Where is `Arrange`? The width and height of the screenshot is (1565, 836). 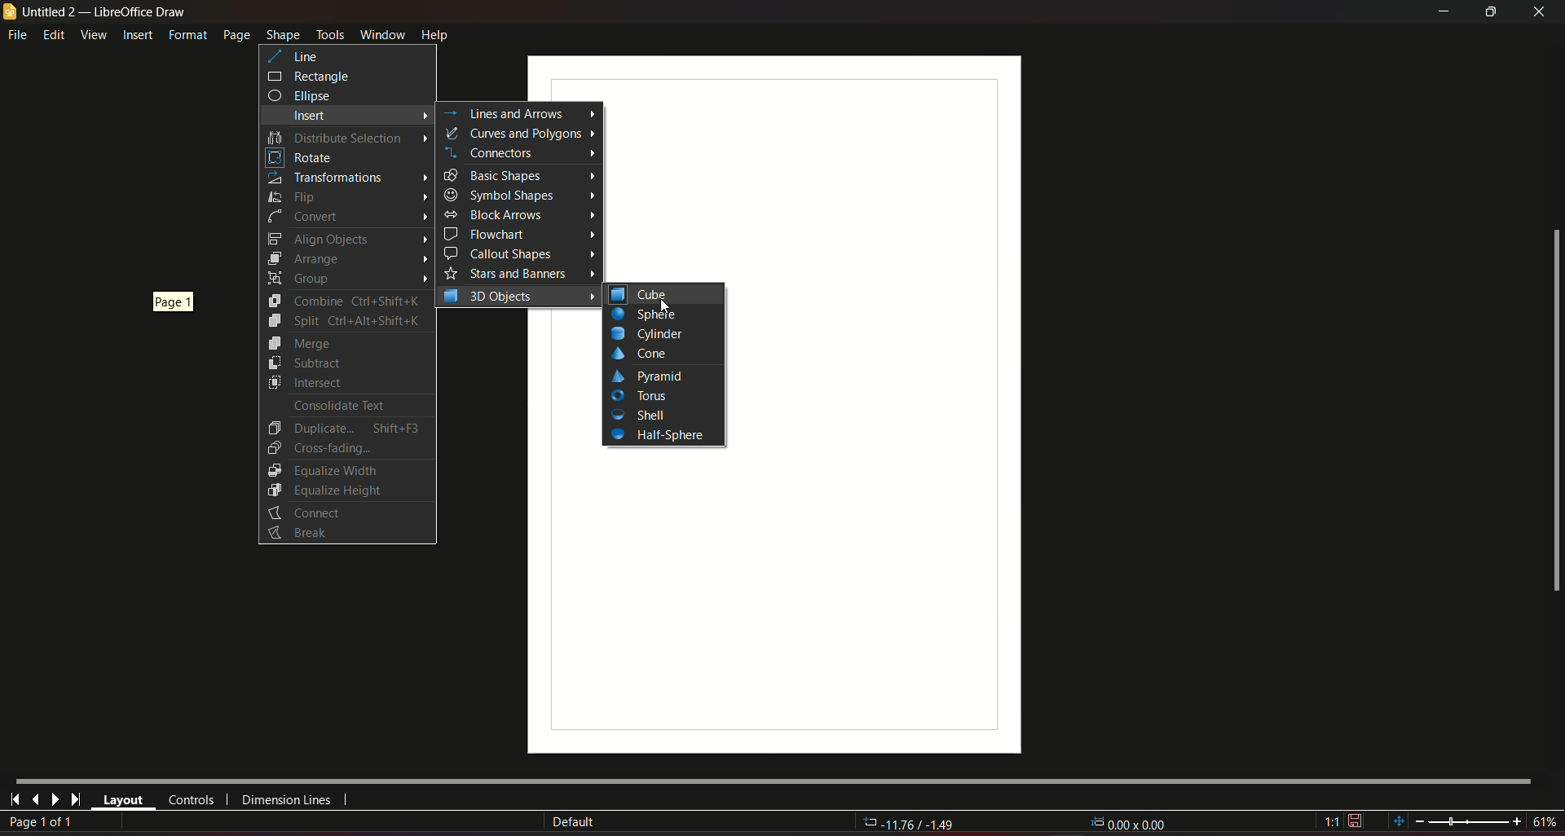
Arrange is located at coordinates (309, 259).